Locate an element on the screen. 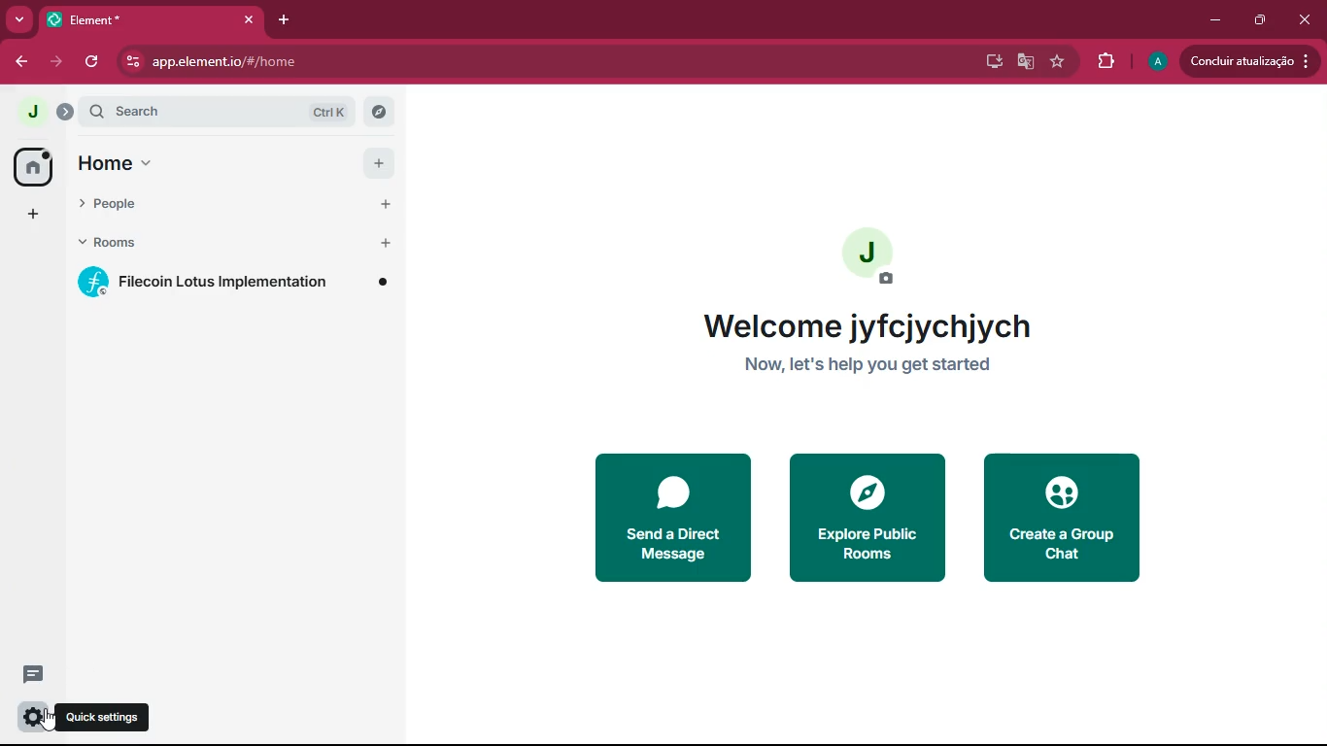  filecoin lotus implementation  is located at coordinates (236, 283).